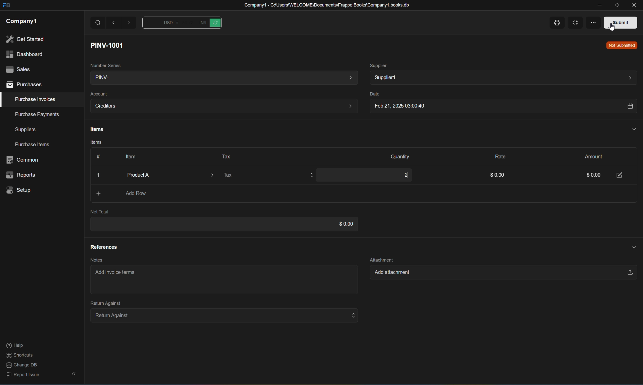 The width and height of the screenshot is (643, 385). What do you see at coordinates (373, 94) in the screenshot?
I see `Date` at bounding box center [373, 94].